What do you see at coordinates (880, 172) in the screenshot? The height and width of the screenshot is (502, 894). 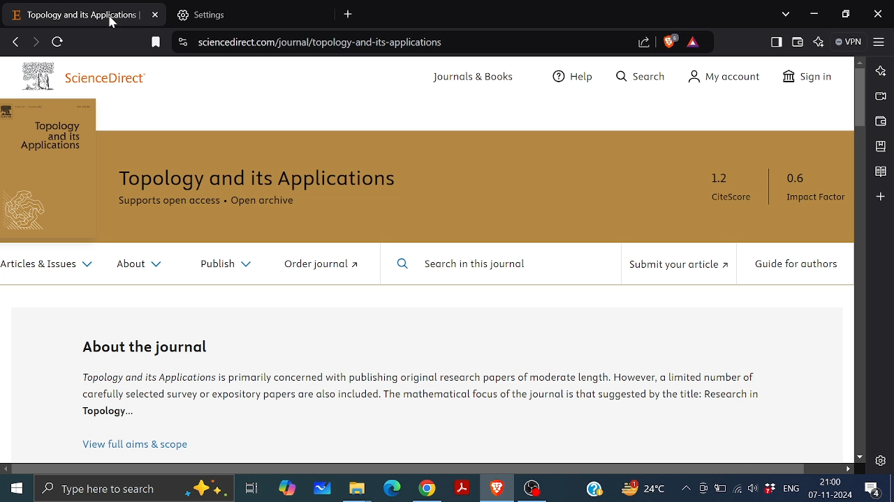 I see `Reading list` at bounding box center [880, 172].